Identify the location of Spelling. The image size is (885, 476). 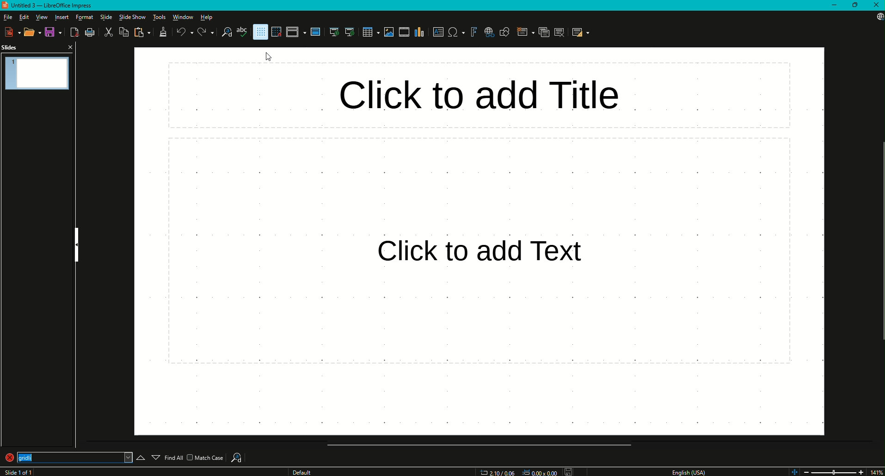
(241, 34).